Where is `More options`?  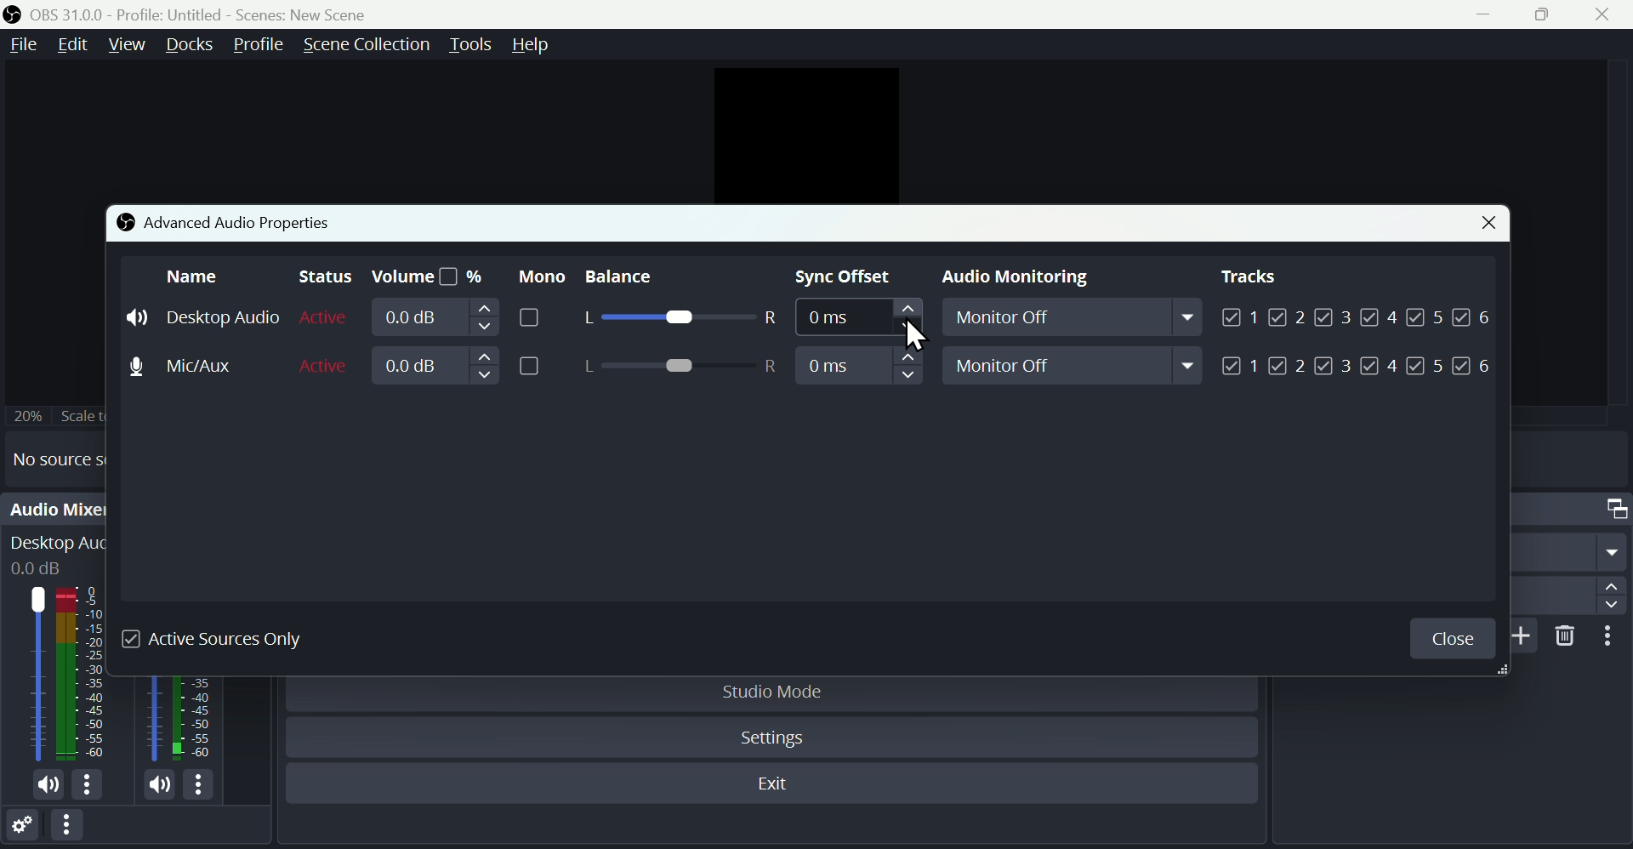 More options is located at coordinates (202, 787).